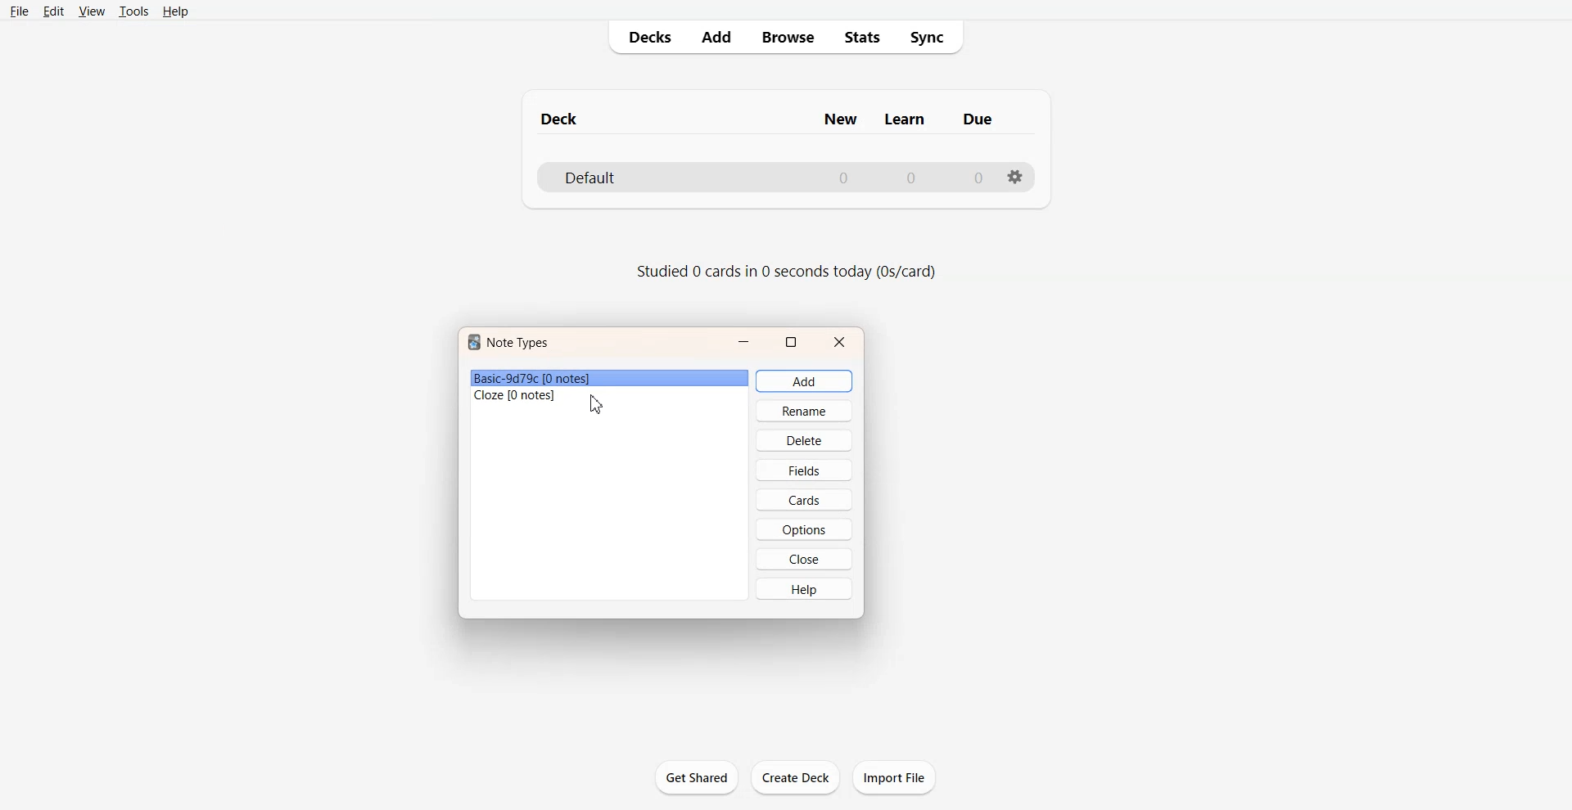  Describe the element at coordinates (744, 342) in the screenshot. I see `Minimize` at that location.